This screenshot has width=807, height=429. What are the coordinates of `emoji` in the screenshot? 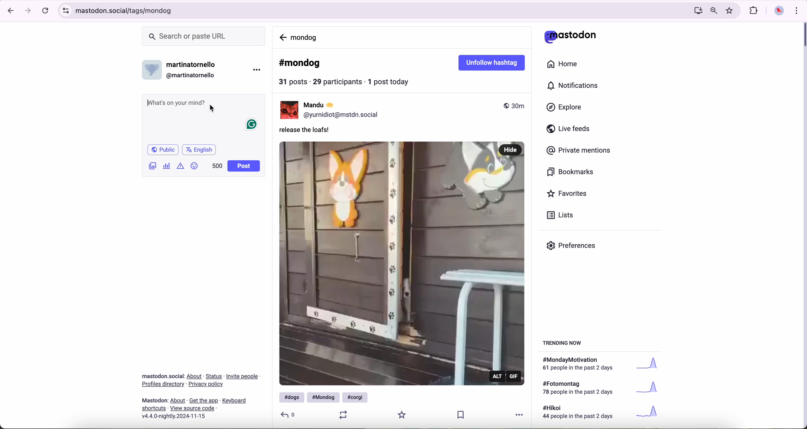 It's located at (194, 166).